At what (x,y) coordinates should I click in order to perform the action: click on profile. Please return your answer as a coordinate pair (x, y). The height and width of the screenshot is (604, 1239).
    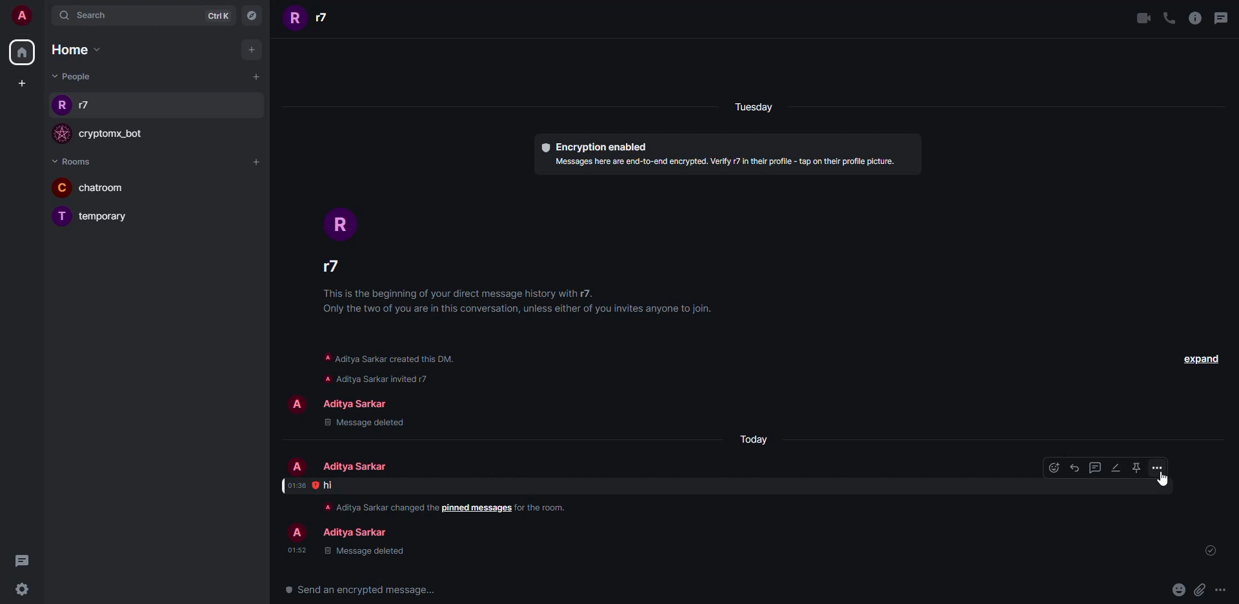
    Looking at the image, I should click on (60, 134).